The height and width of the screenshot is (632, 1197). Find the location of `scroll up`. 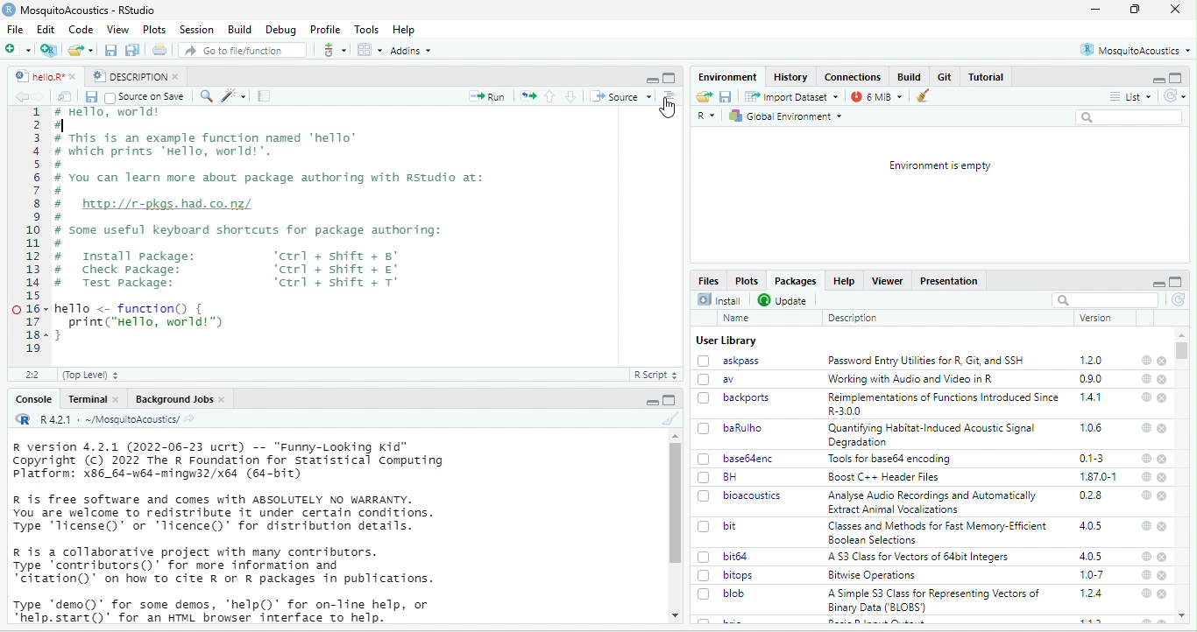

scroll up is located at coordinates (1183, 334).